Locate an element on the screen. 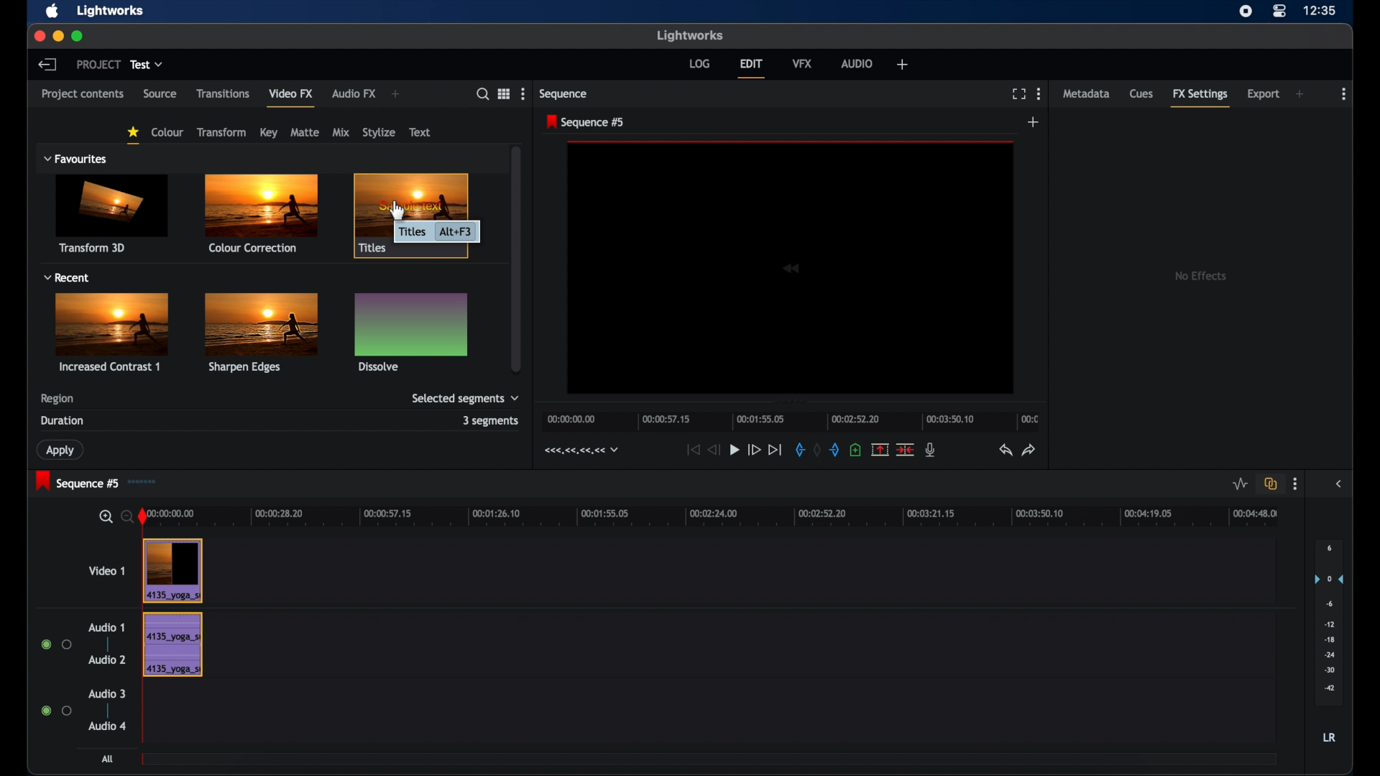 Image resolution: width=1380 pixels, height=776 pixels. metadata is located at coordinates (1086, 93).